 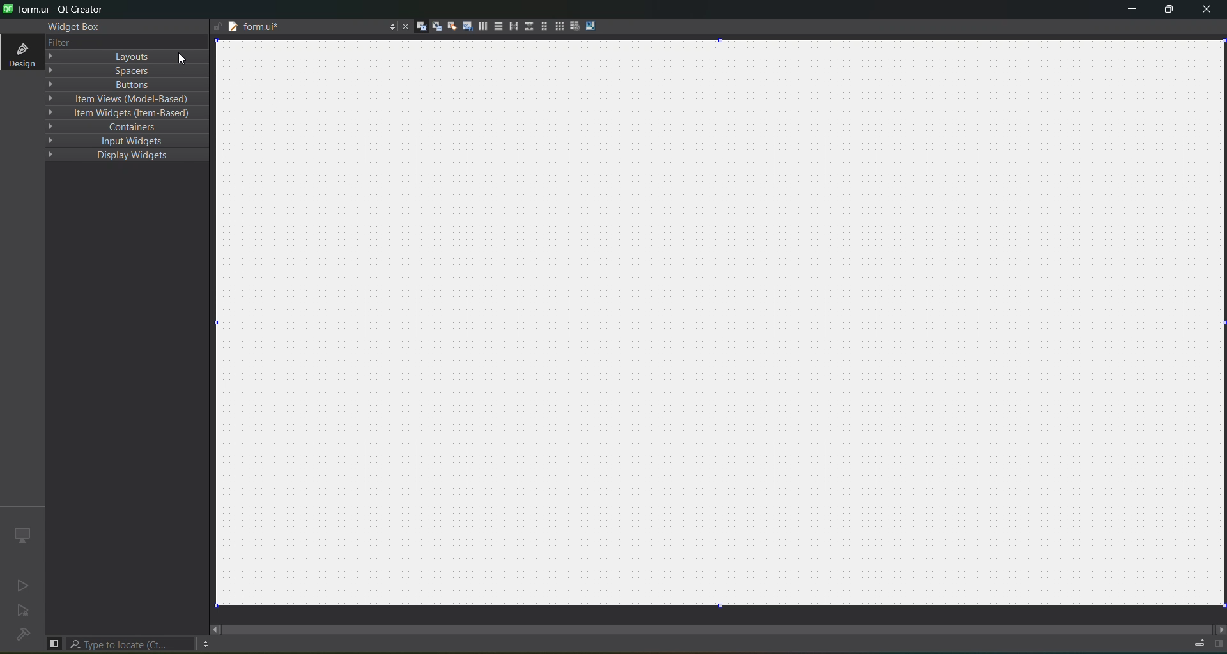 I want to click on filter, so click(x=59, y=42).